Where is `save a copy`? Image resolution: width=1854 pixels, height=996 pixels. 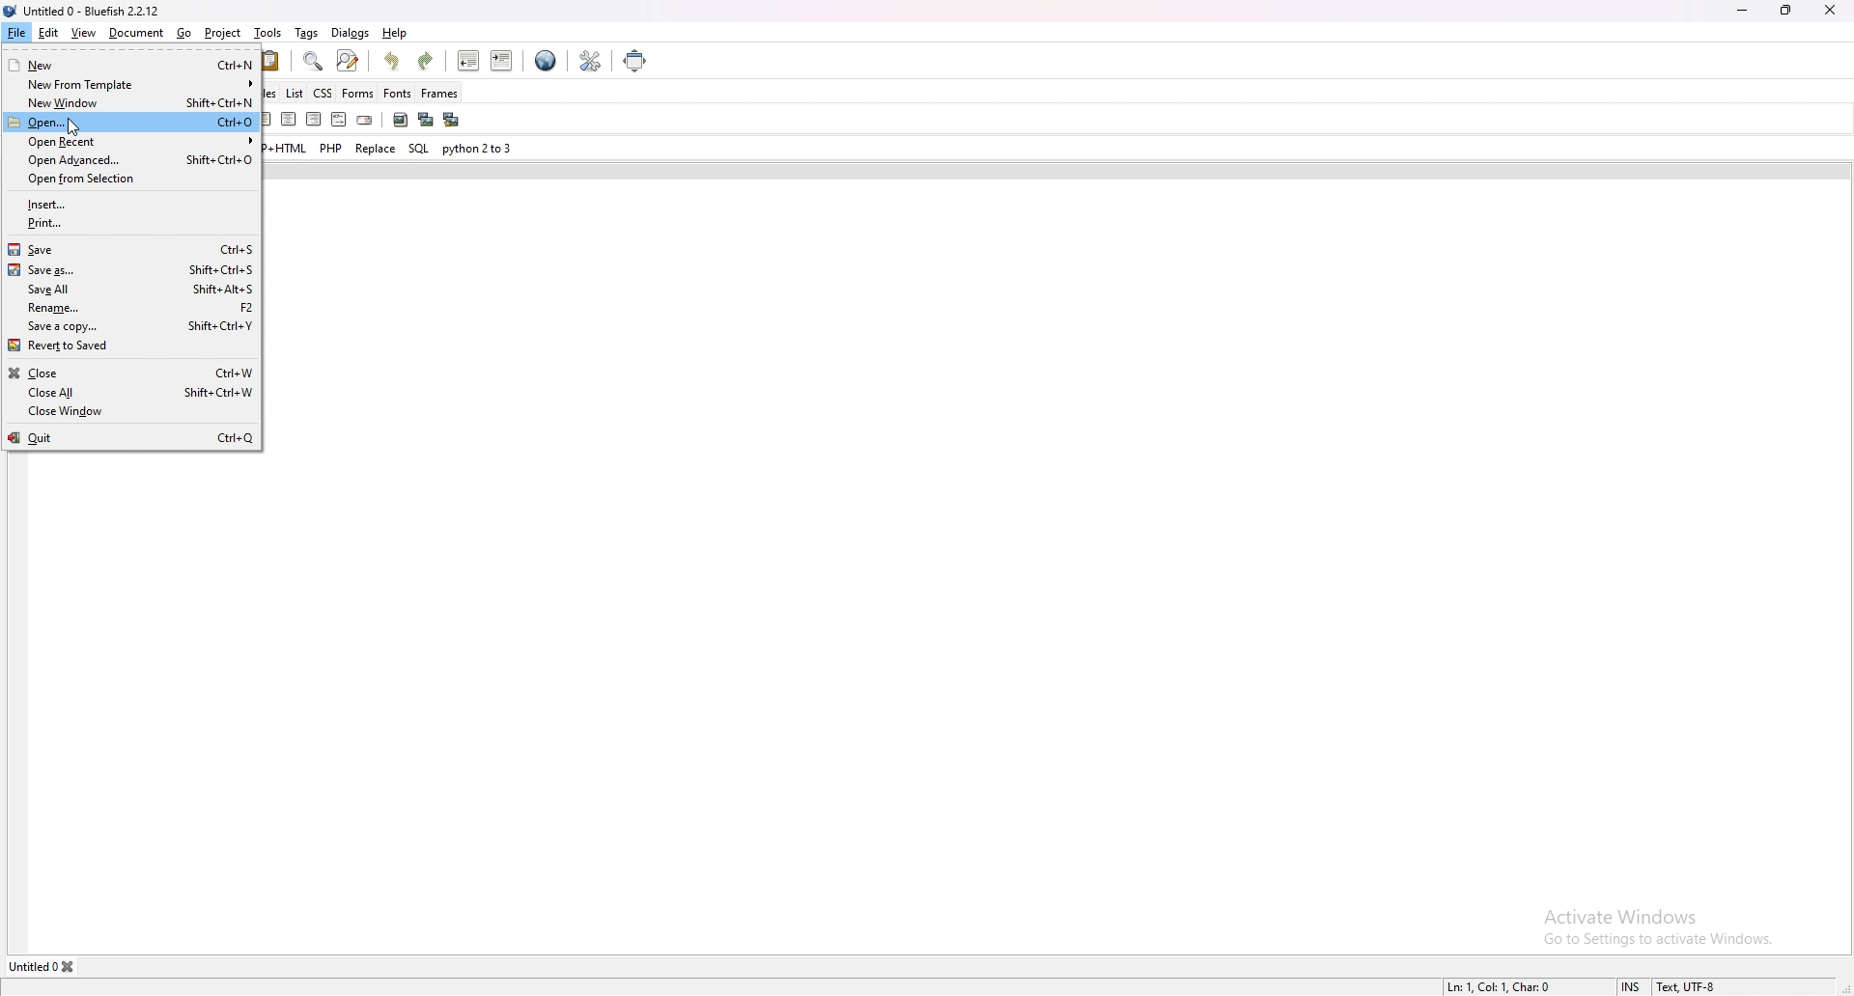
save a copy is located at coordinates (73, 323).